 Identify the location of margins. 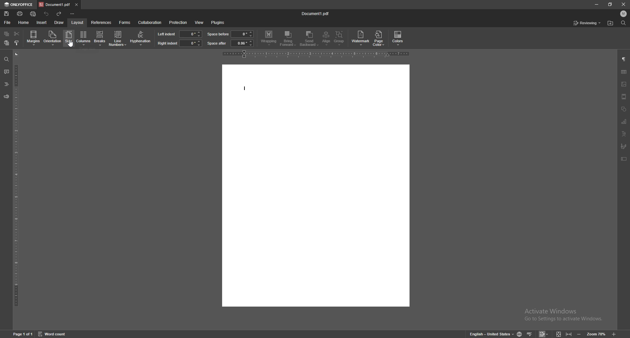
(34, 38).